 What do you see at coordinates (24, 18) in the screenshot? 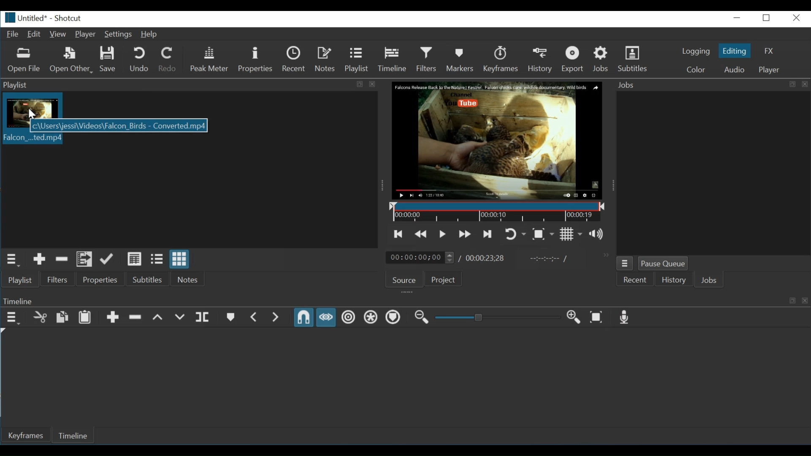
I see `File name` at bounding box center [24, 18].